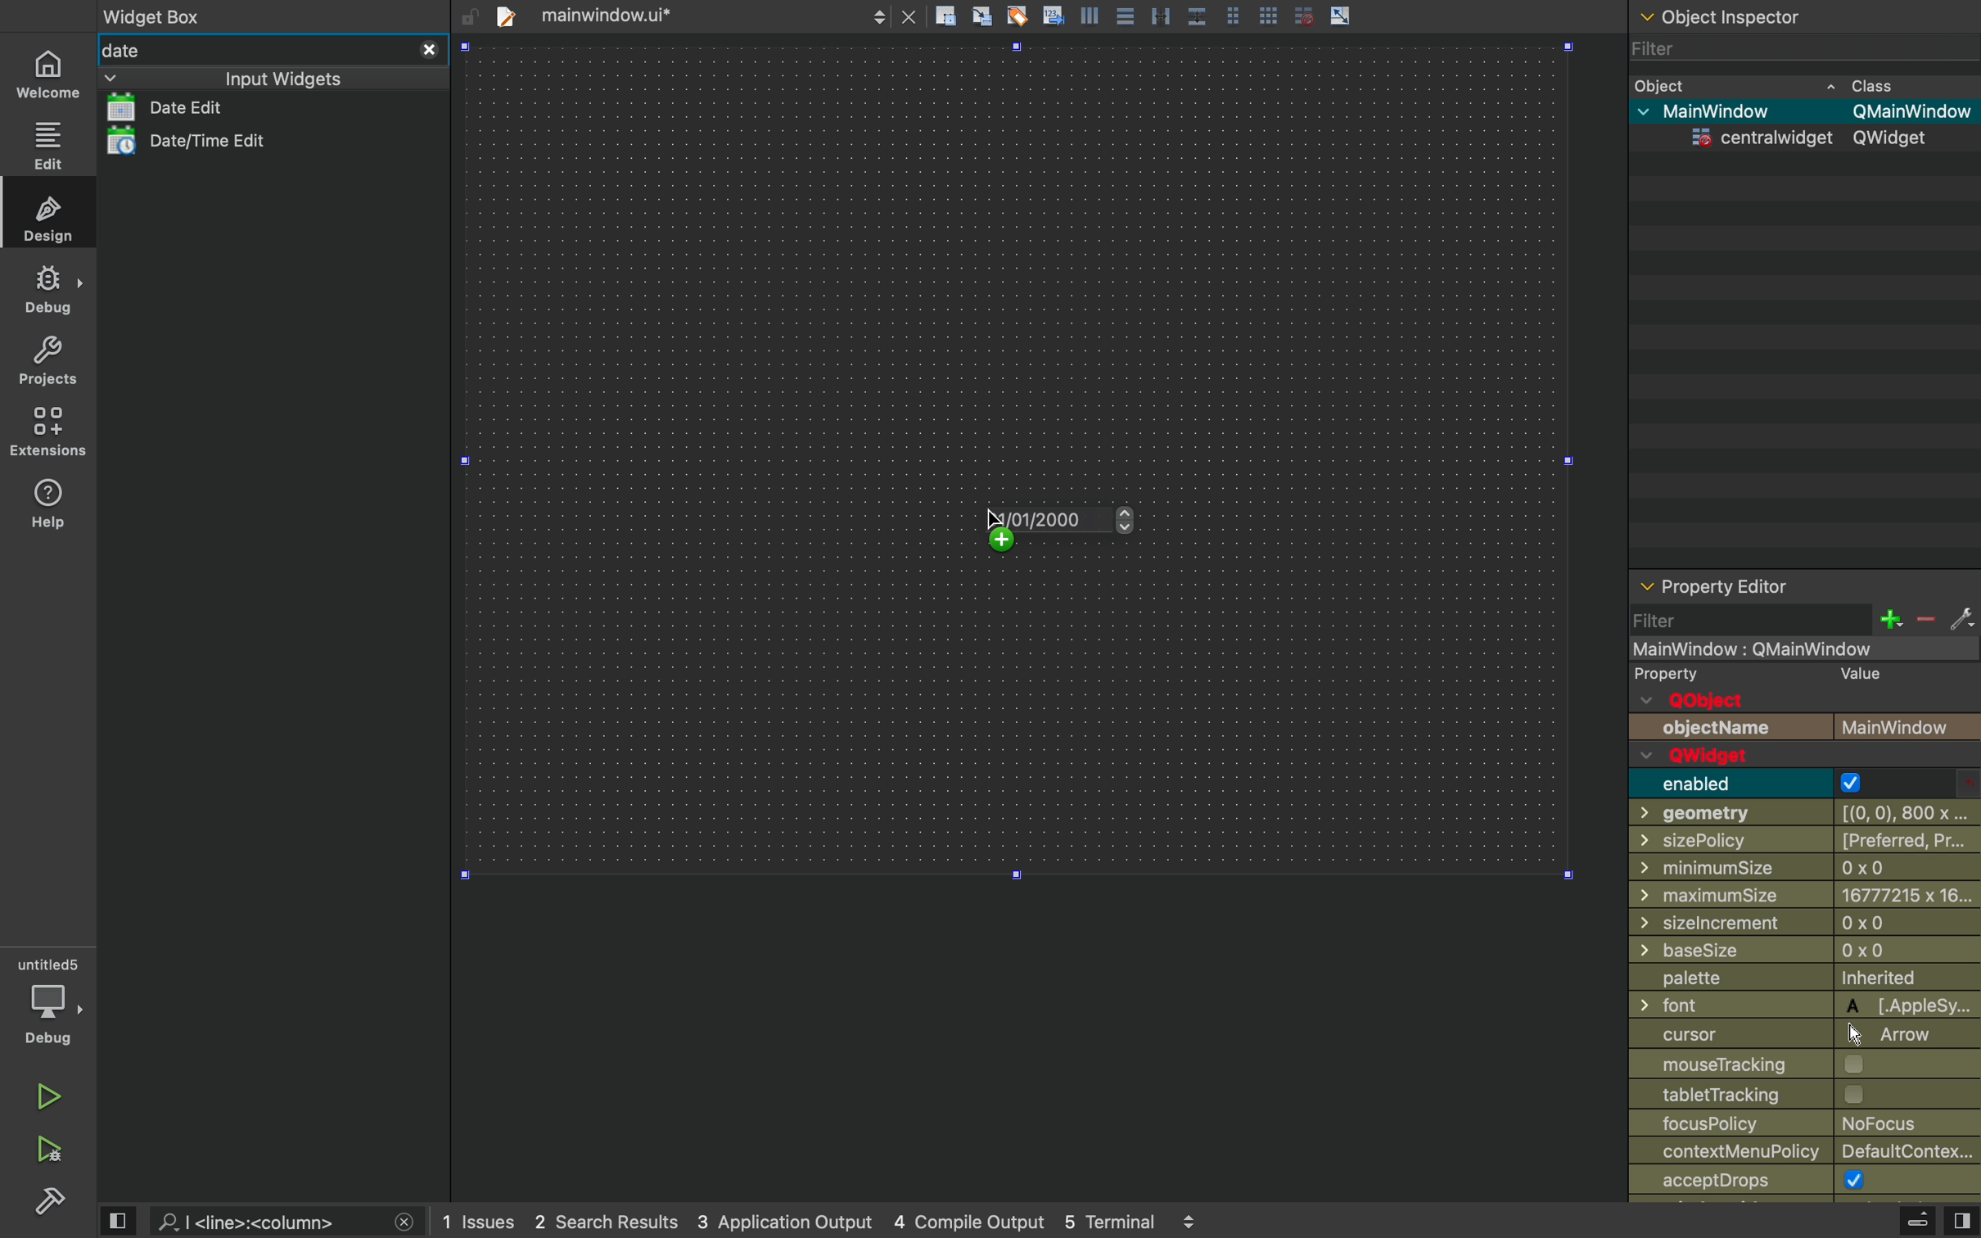 This screenshot has width=1981, height=1238. What do you see at coordinates (1067, 521) in the screenshot?
I see `on key up` at bounding box center [1067, 521].